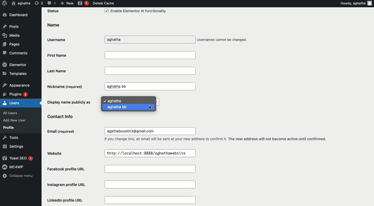 The height and width of the screenshot is (206, 374). I want to click on Delete cache, so click(103, 3).